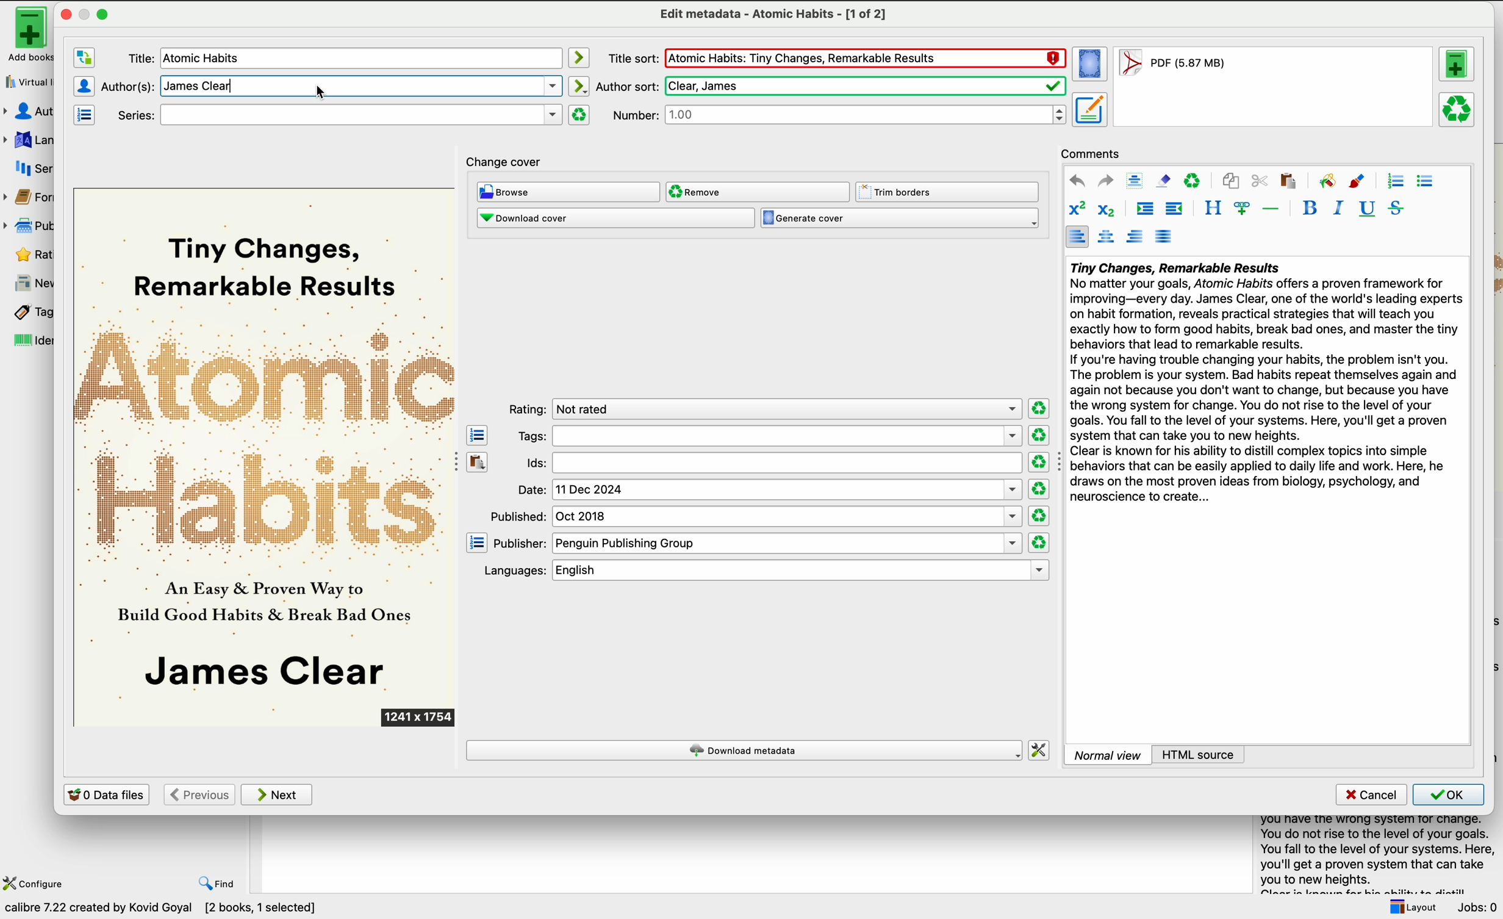  What do you see at coordinates (1199, 754) in the screenshot?
I see `HTML source` at bounding box center [1199, 754].